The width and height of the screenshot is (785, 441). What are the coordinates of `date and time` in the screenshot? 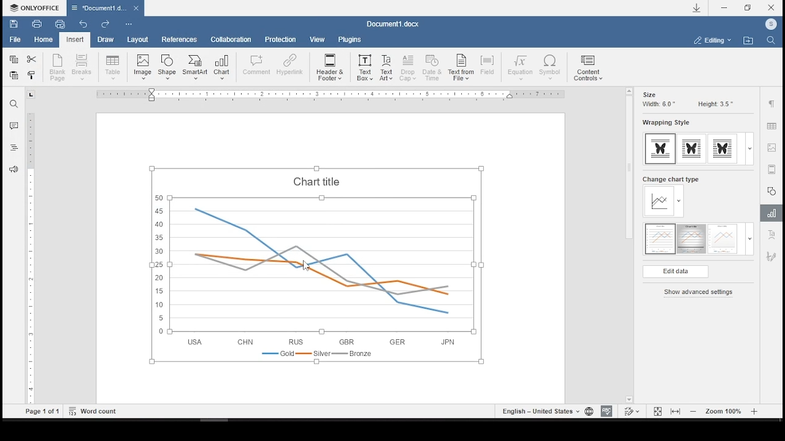 It's located at (433, 68).